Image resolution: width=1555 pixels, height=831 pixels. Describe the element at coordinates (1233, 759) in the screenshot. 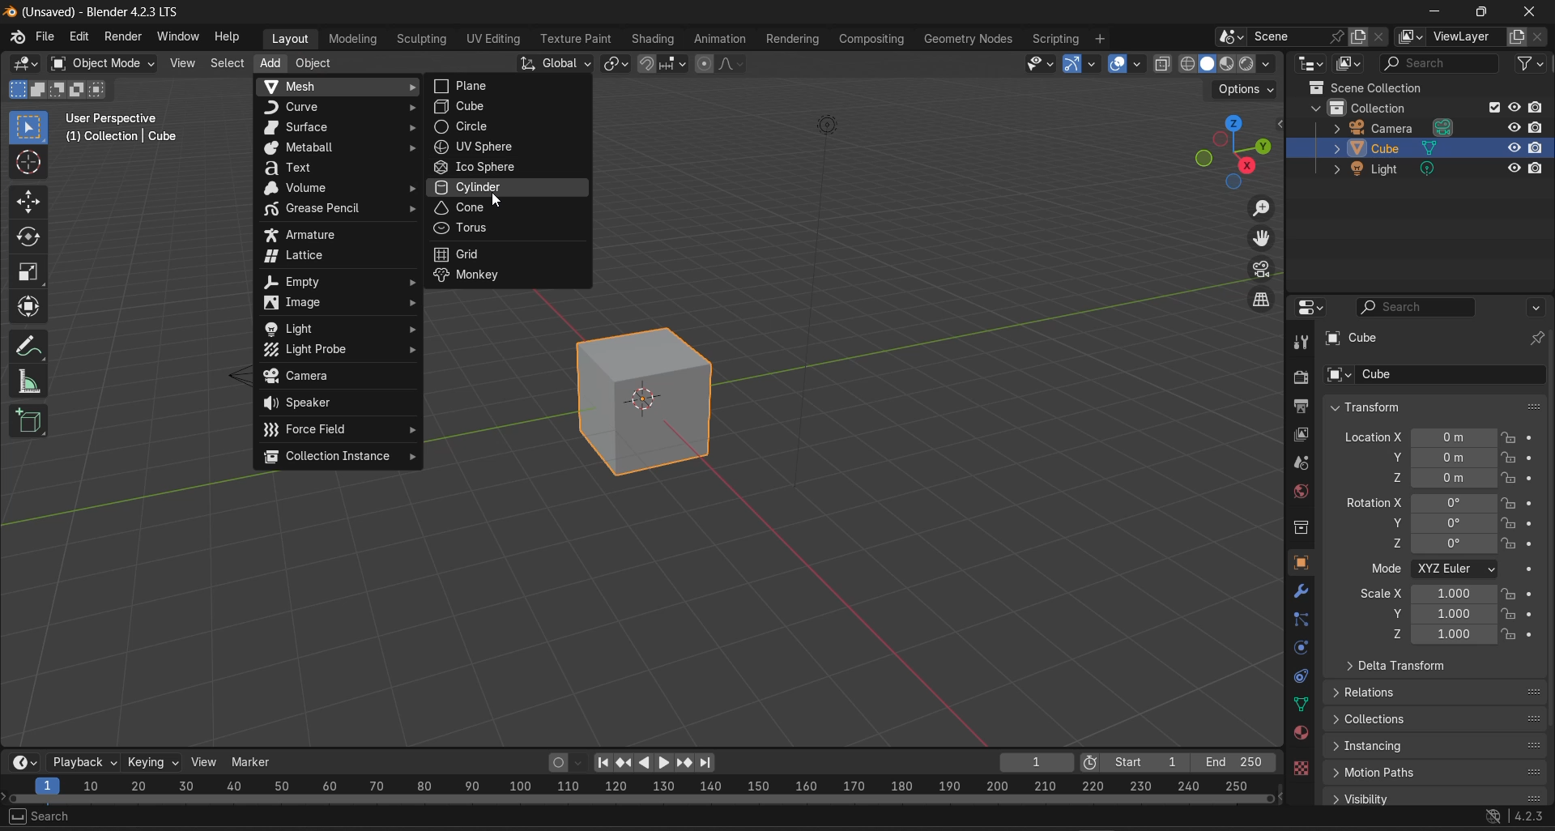

I see `final frame` at that location.